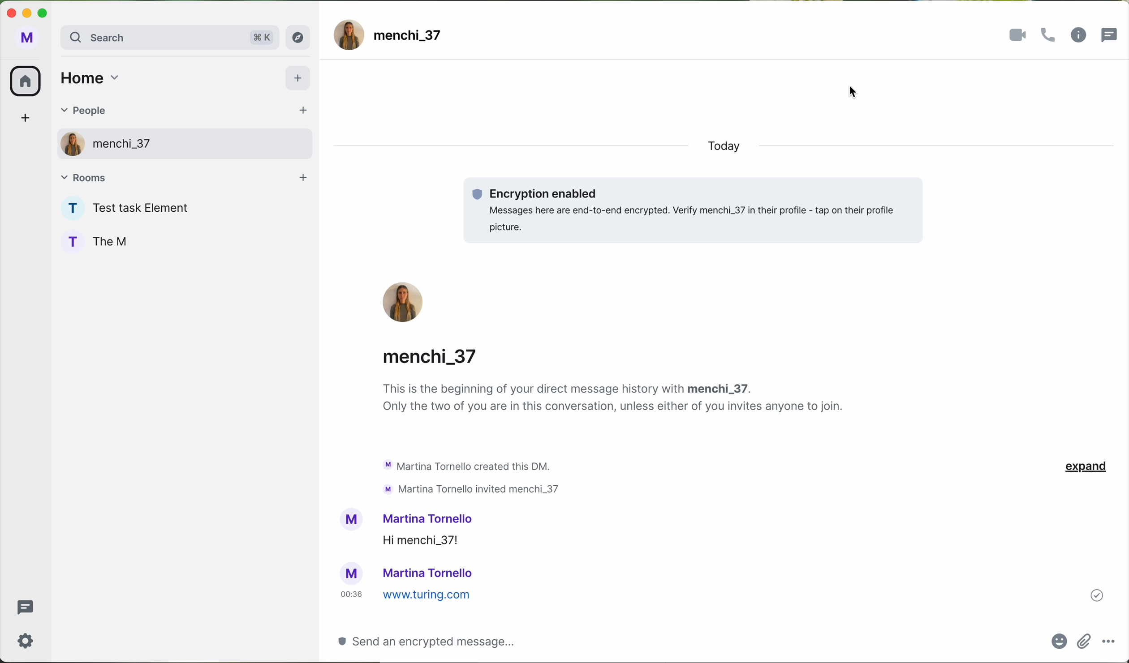 This screenshot has height=663, width=1129. I want to click on add, so click(28, 120).